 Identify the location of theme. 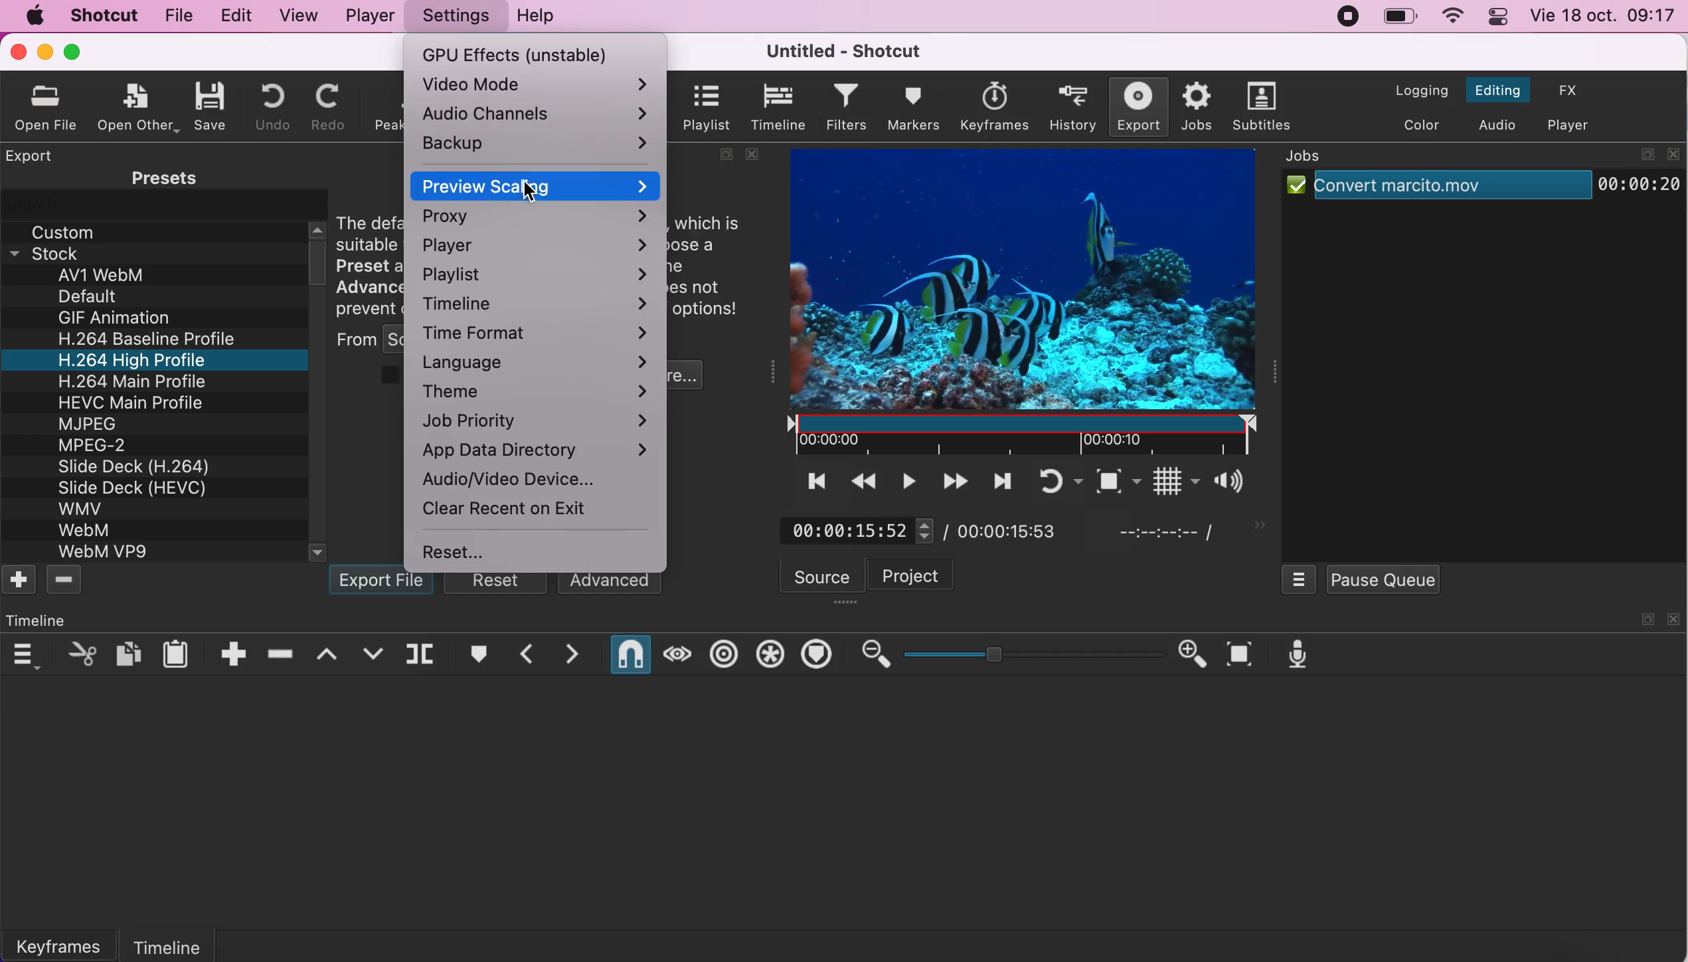
(537, 389).